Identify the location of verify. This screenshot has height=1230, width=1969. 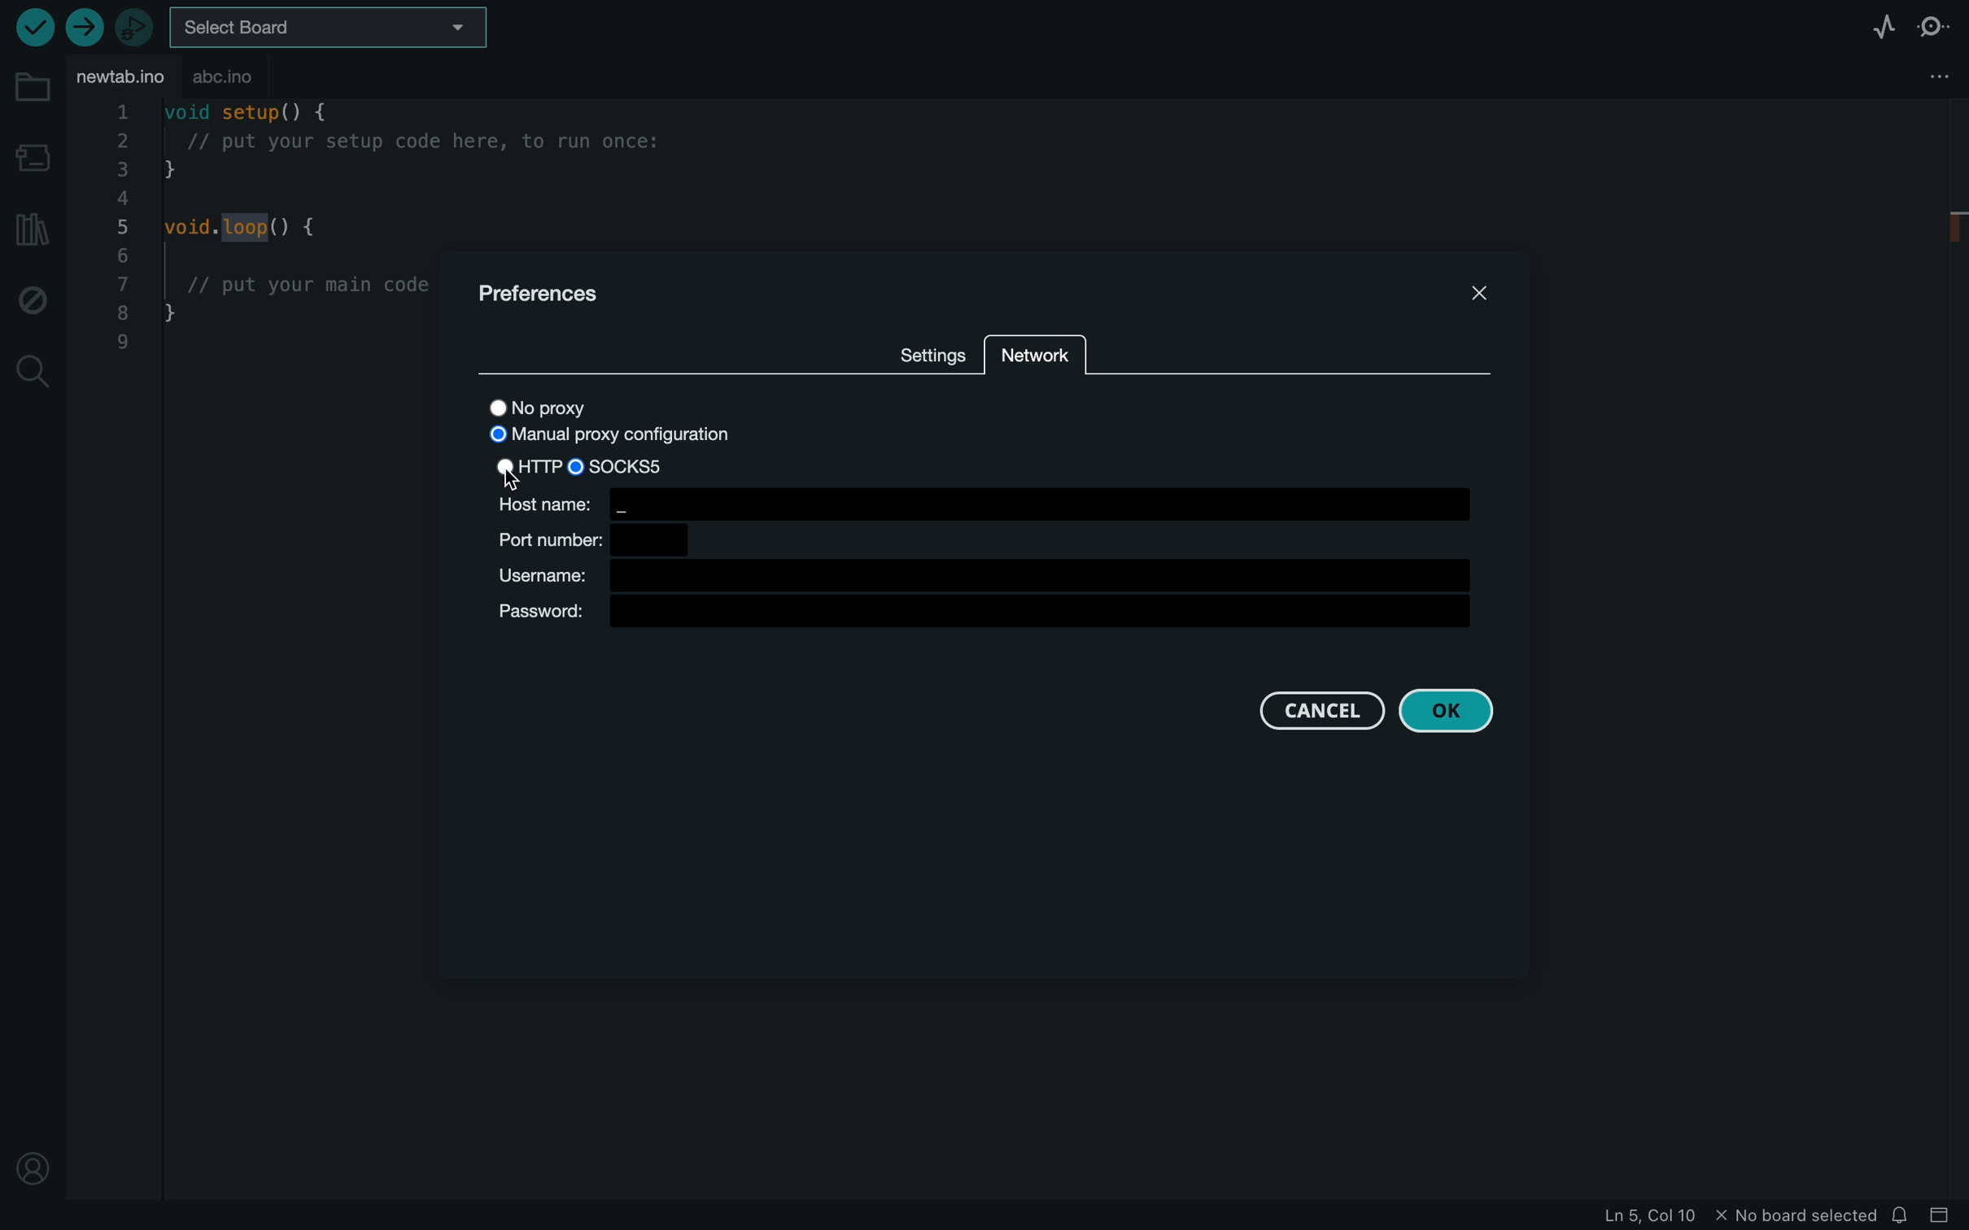
(38, 27).